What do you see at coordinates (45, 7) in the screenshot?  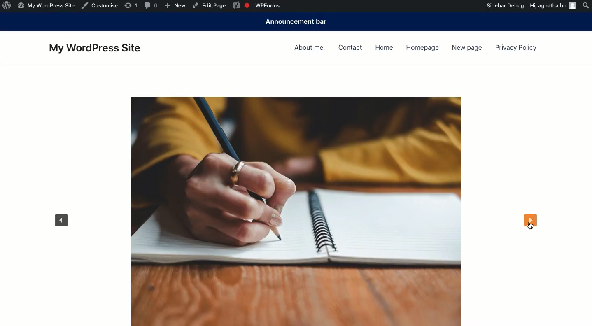 I see `my wordpress site` at bounding box center [45, 7].